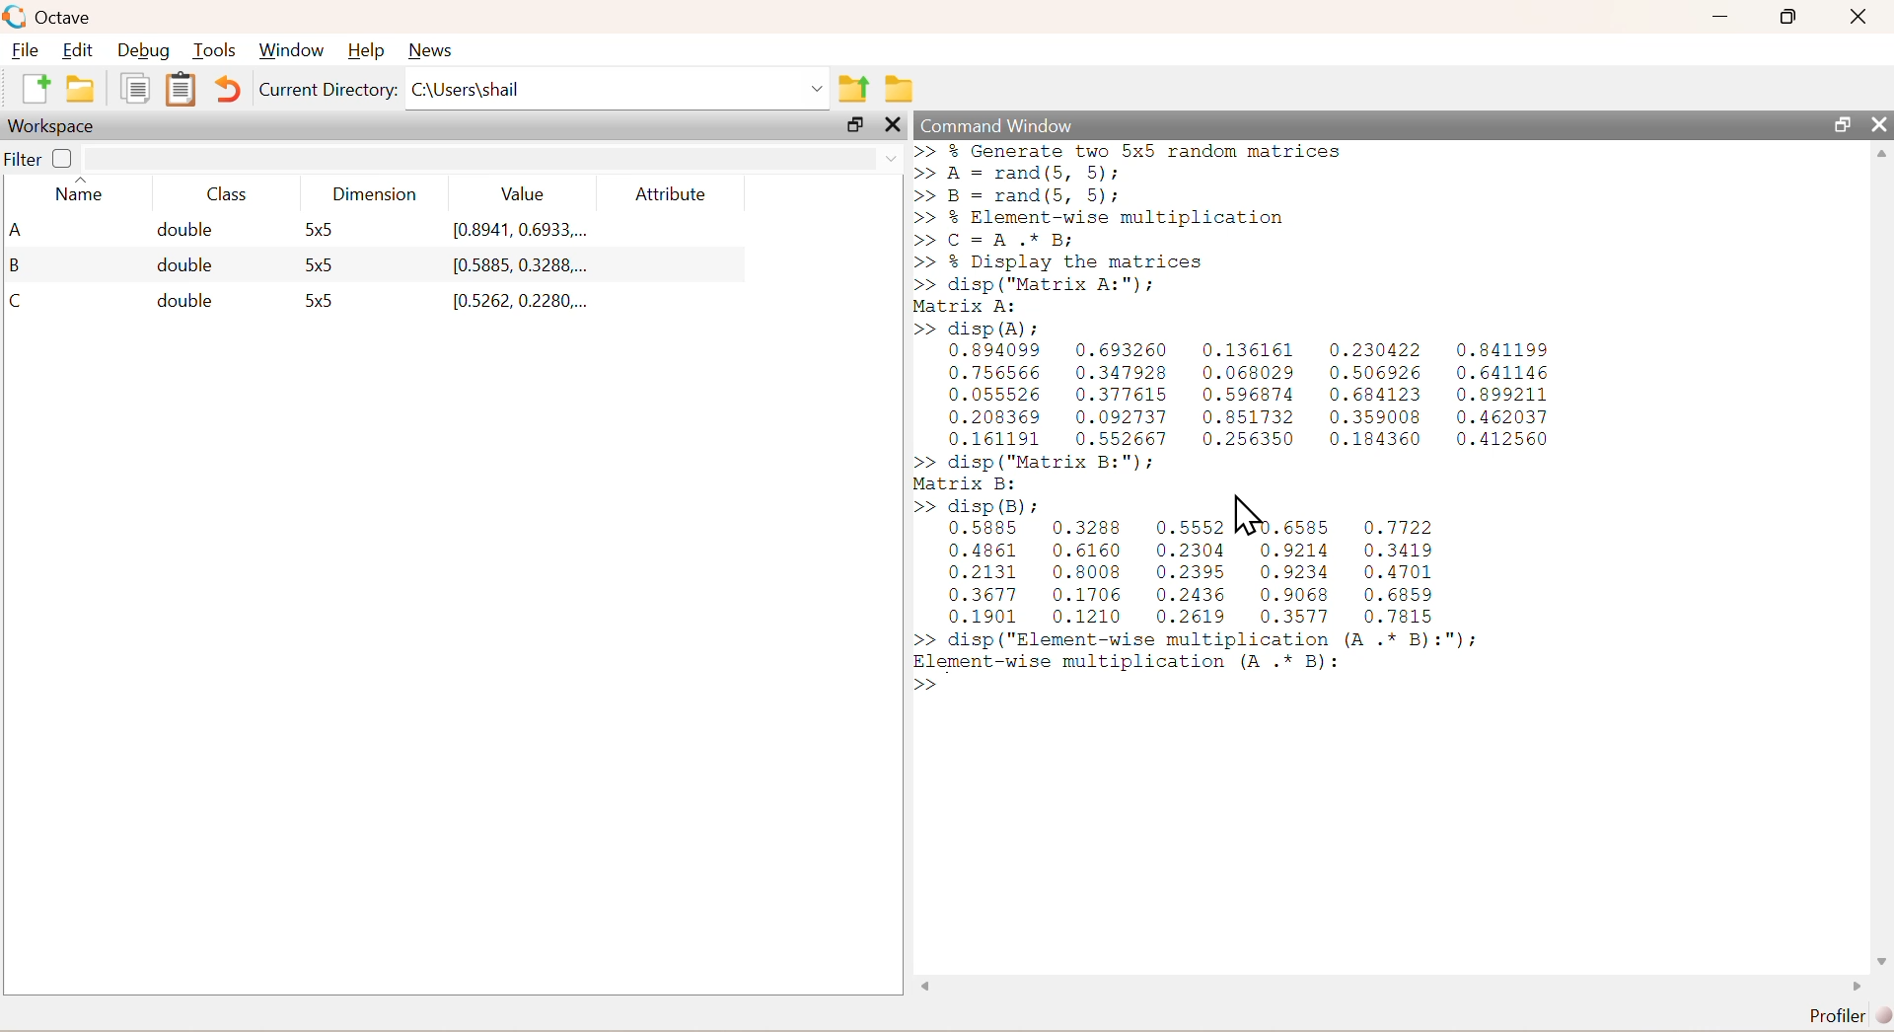 The image size is (1894, 1032). I want to click on Attribute, so click(670, 188).